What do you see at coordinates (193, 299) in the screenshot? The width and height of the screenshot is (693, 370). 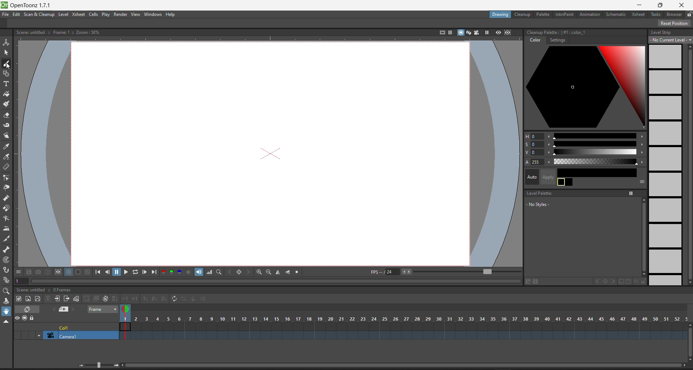 I see `swing` at bounding box center [193, 299].